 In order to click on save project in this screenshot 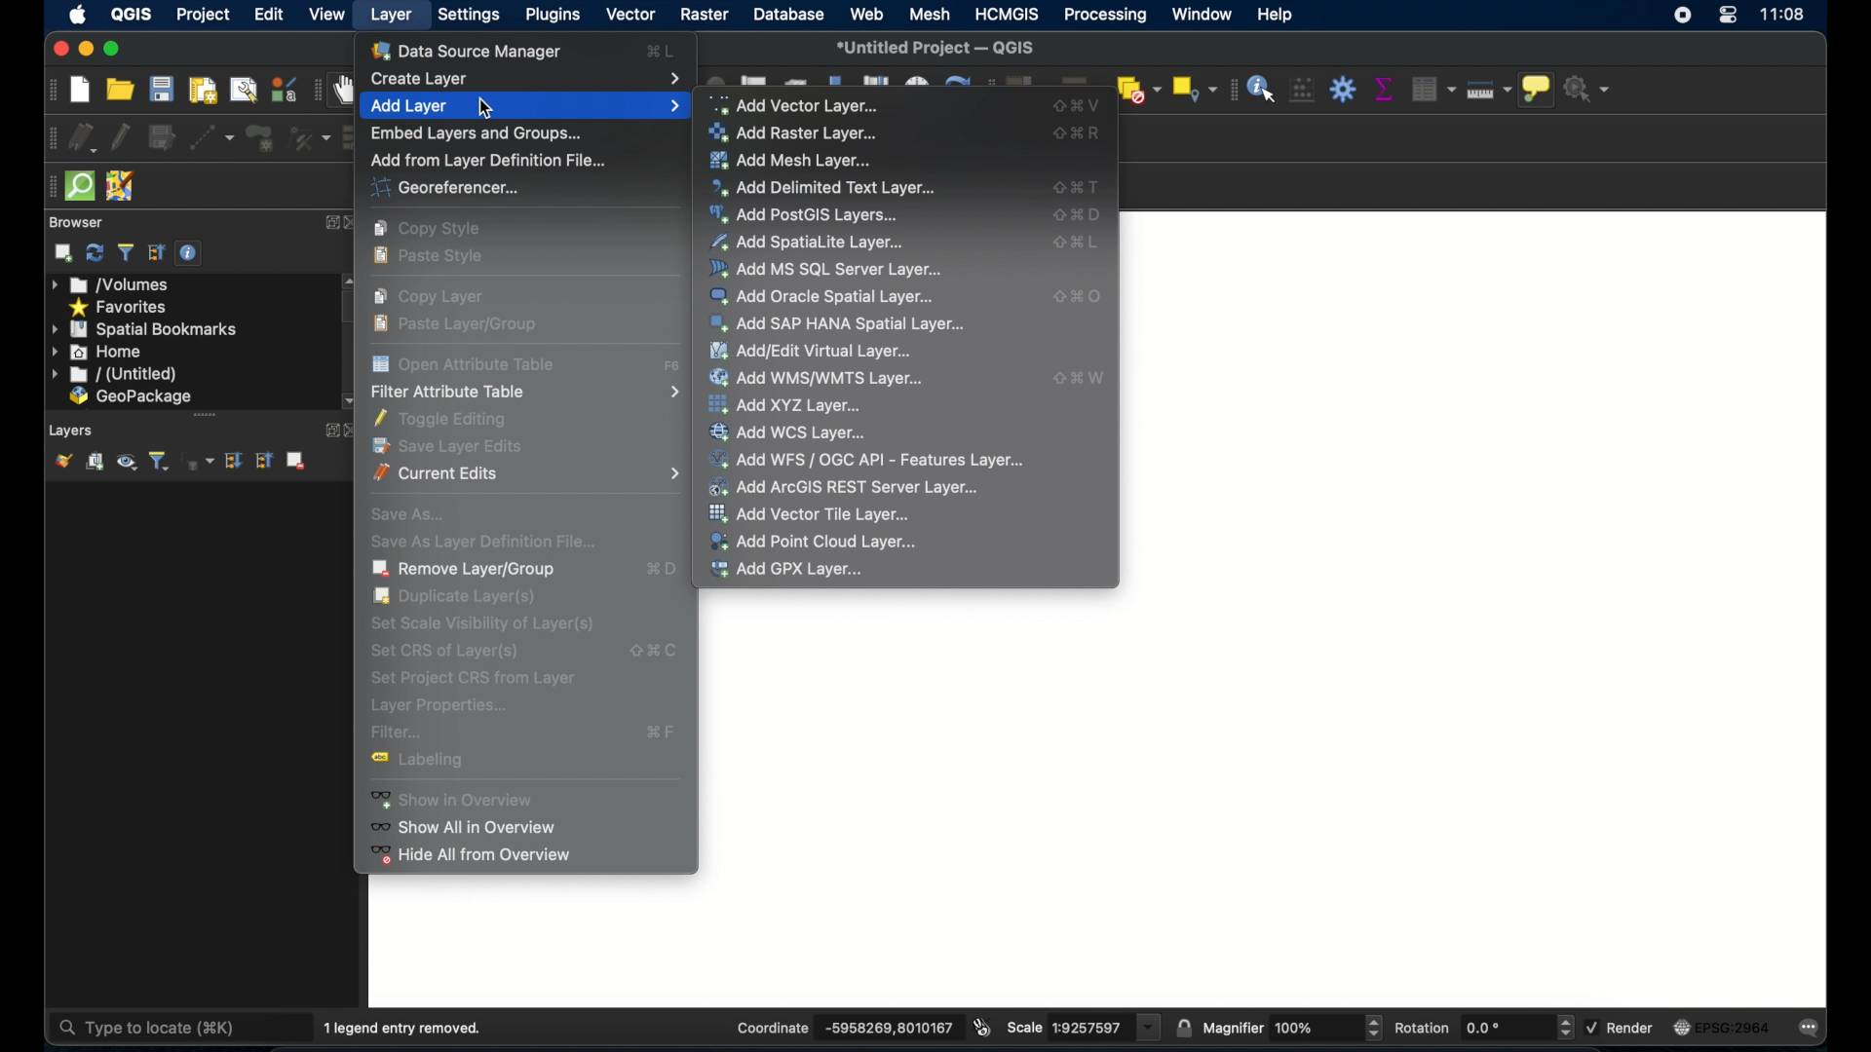, I will do `click(162, 90)`.